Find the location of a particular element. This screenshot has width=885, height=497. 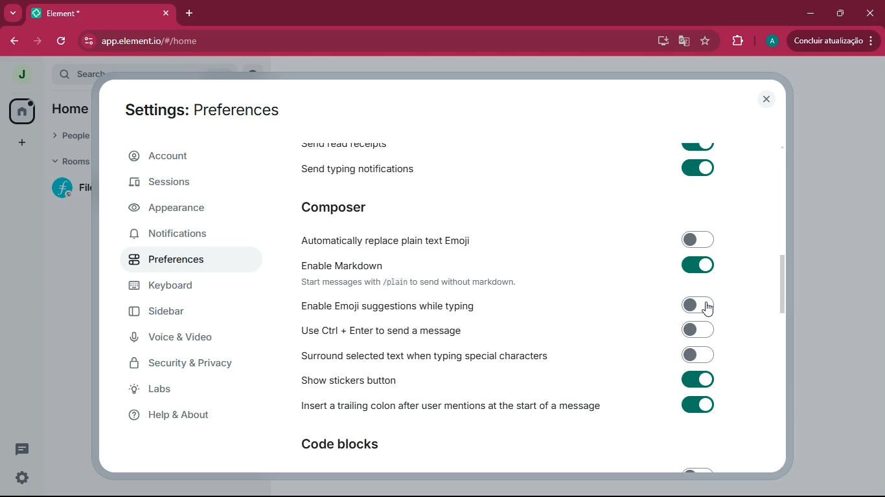

minimize is located at coordinates (808, 14).